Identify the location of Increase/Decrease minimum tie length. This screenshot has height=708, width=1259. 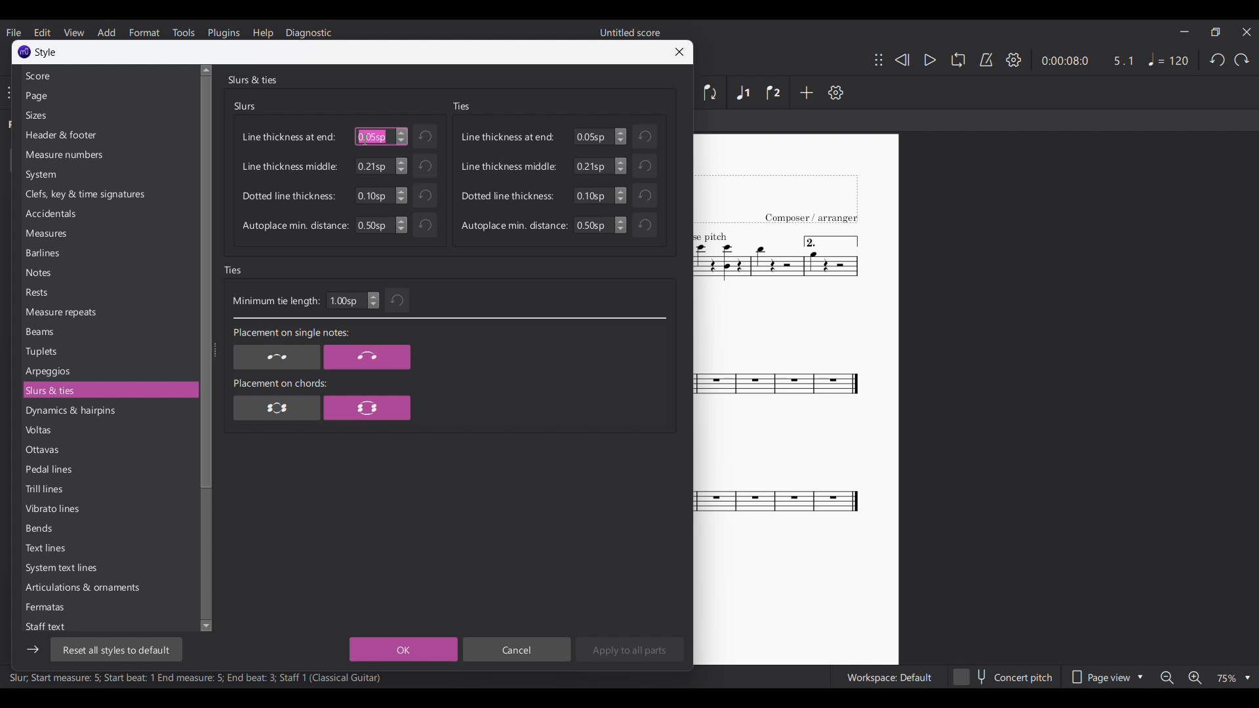
(373, 300).